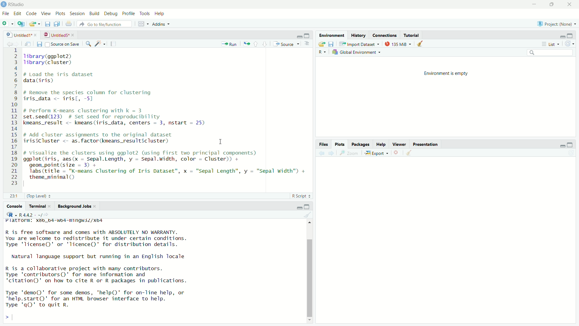  Describe the element at coordinates (246, 43) in the screenshot. I see `re-run the previous code region` at that location.